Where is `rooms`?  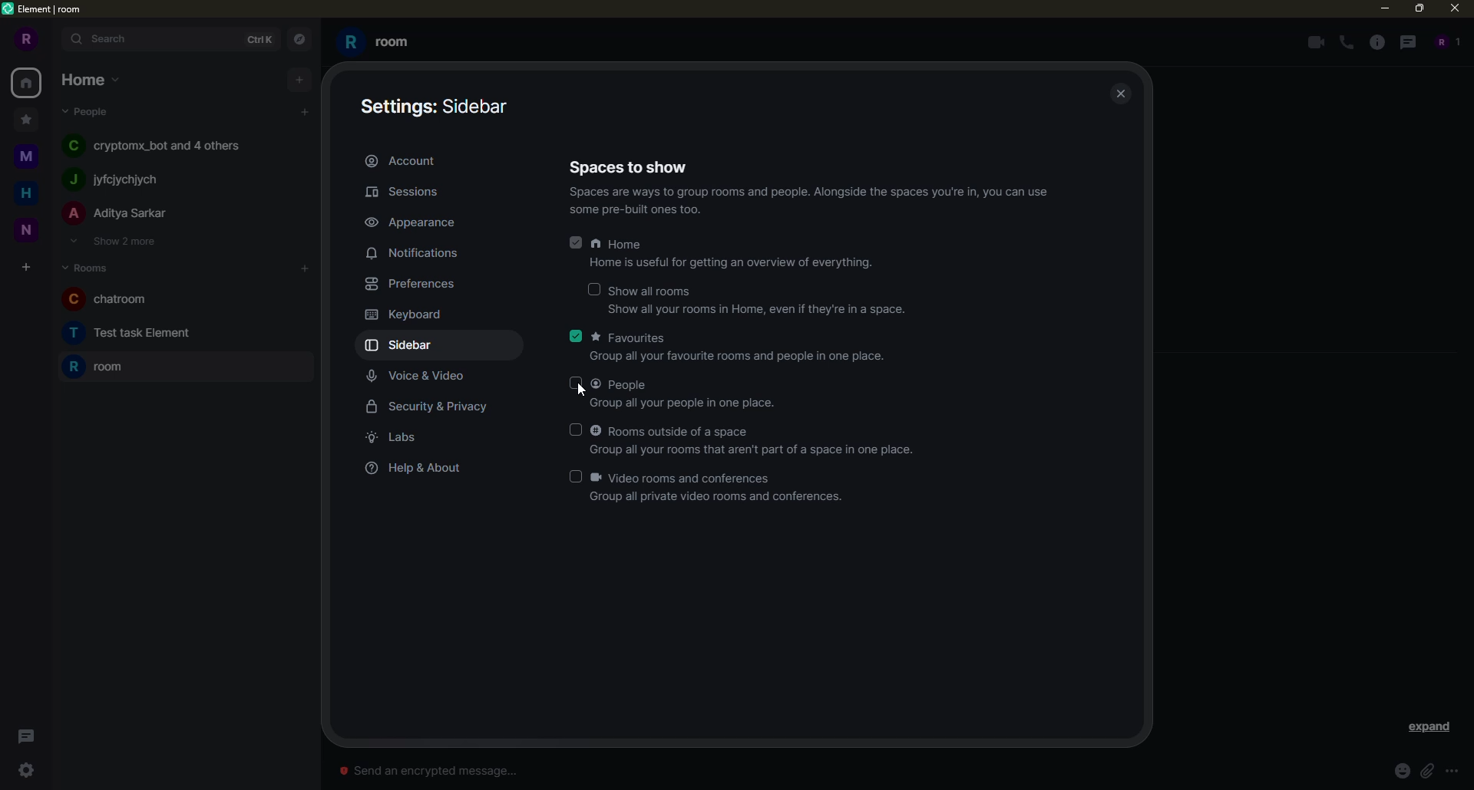 rooms is located at coordinates (86, 266).